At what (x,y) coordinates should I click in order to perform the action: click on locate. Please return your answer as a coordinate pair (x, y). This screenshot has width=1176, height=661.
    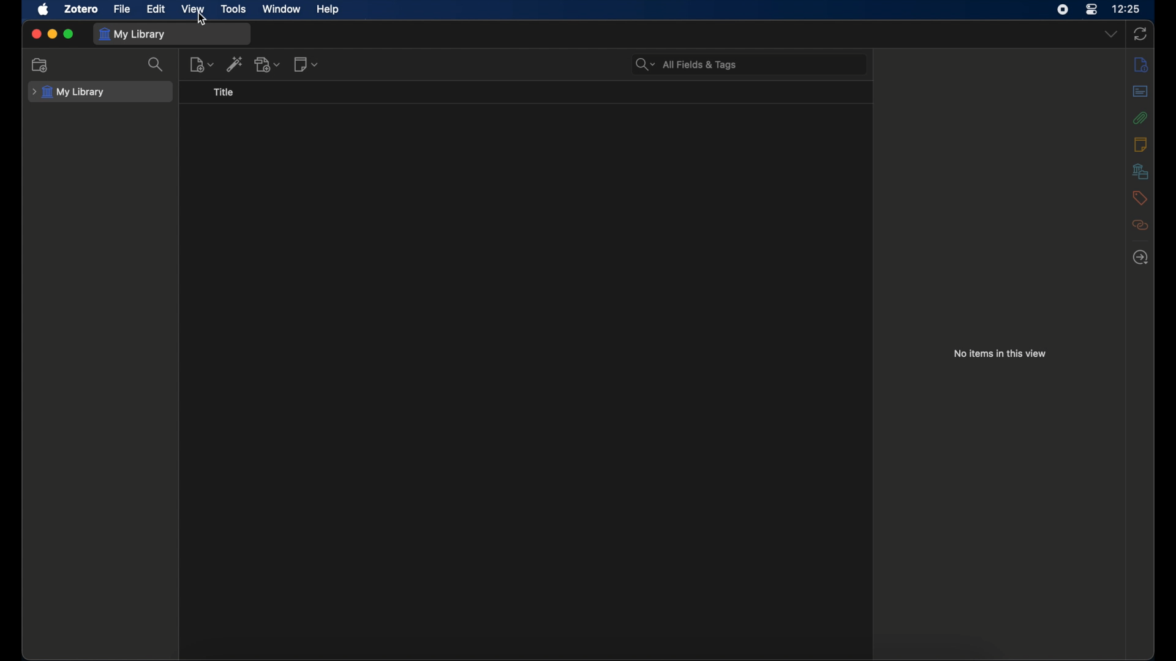
    Looking at the image, I should click on (1140, 258).